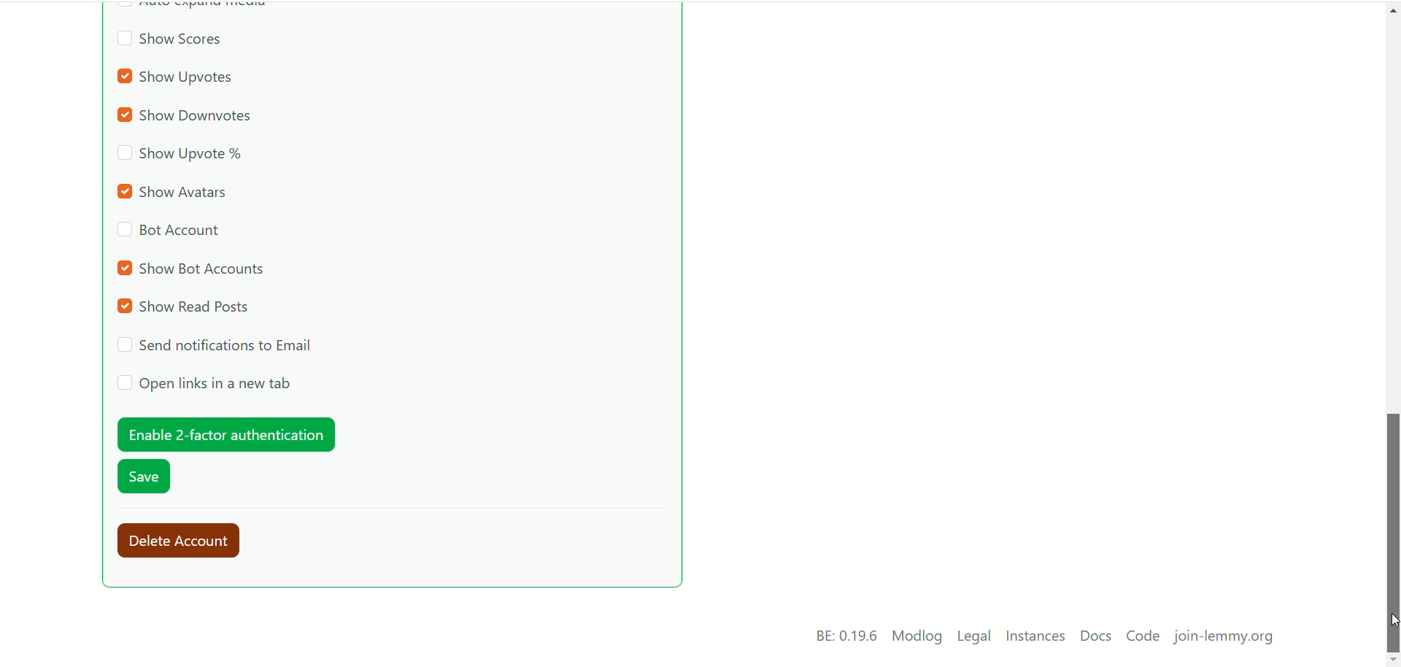 This screenshot has width=1401, height=667. What do you see at coordinates (975, 639) in the screenshot?
I see `legal` at bounding box center [975, 639].